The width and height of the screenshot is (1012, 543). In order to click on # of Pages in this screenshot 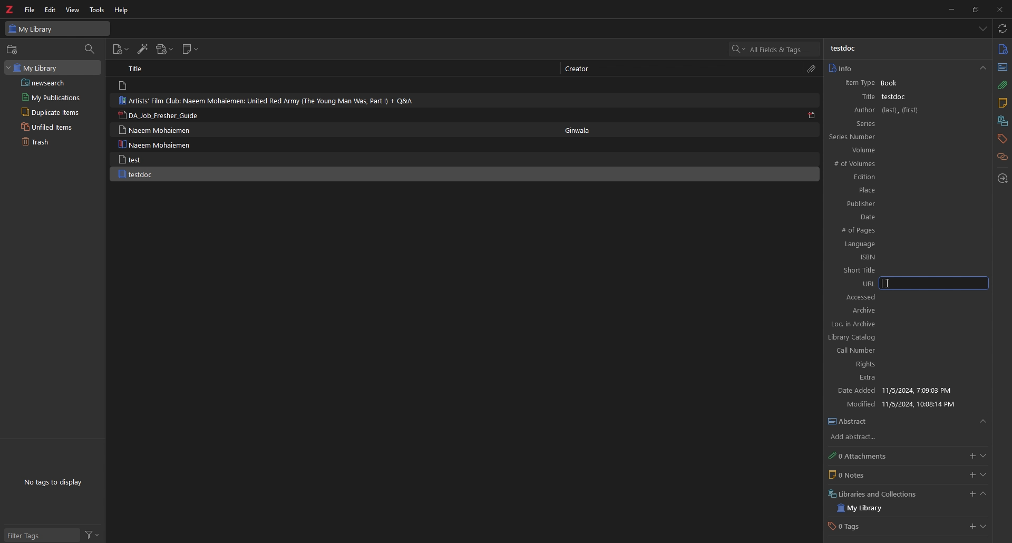, I will do `click(891, 230)`.